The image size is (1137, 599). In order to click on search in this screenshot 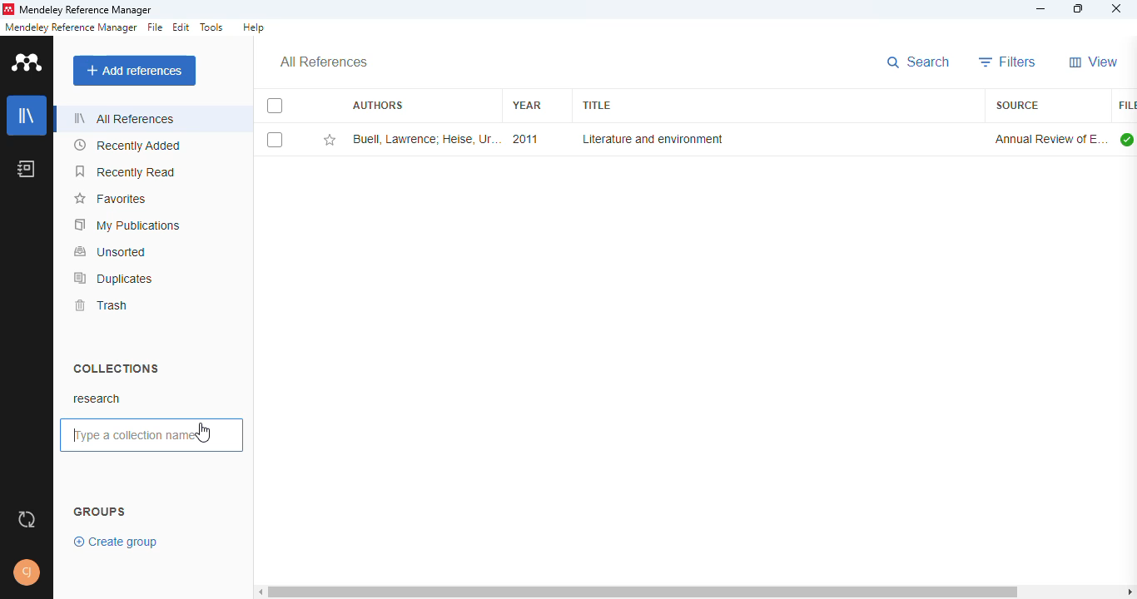, I will do `click(919, 62)`.